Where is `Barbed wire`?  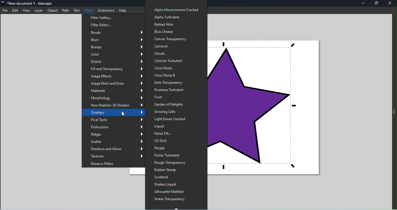 Barbed wire is located at coordinates (164, 24).